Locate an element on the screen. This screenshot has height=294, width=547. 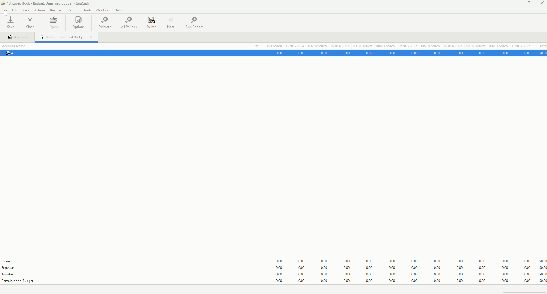
Unnamed Budget is located at coordinates (70, 38).